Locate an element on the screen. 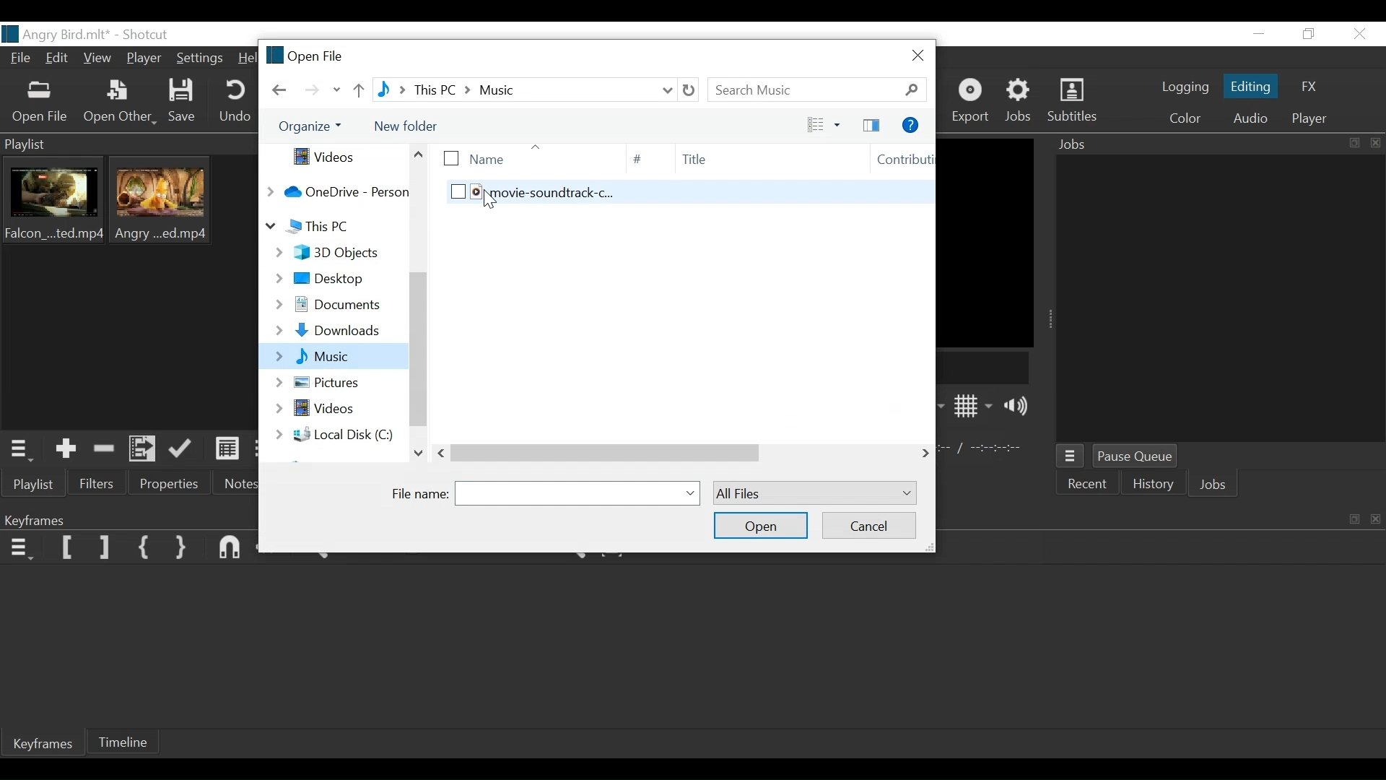 This screenshot has height=780, width=1386. Desktop is located at coordinates (331, 278).